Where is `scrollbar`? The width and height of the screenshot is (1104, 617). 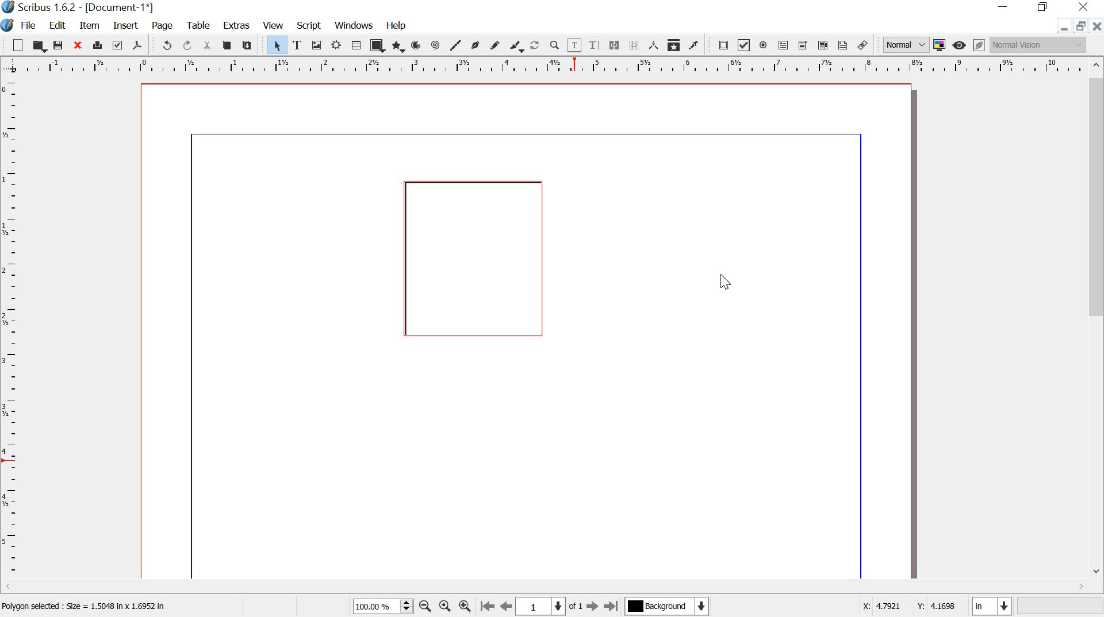
scrollbar is located at coordinates (546, 588).